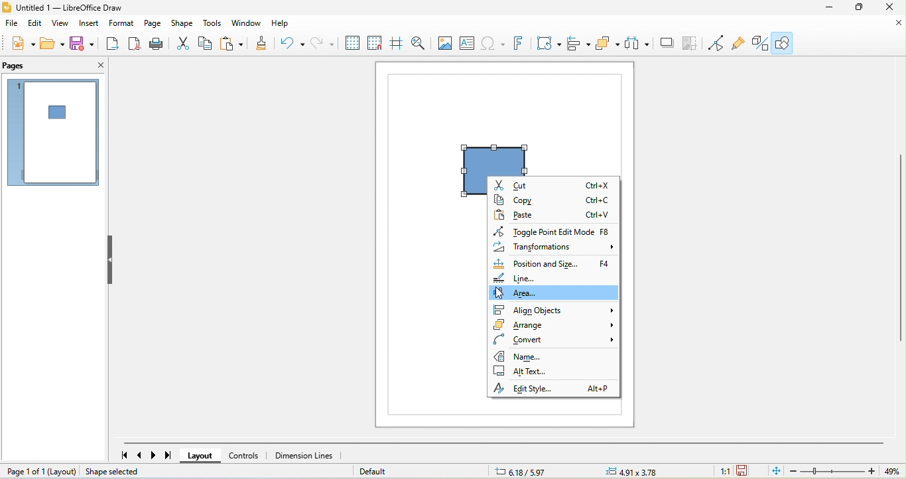  What do you see at coordinates (32, 66) in the screenshot?
I see `pages` at bounding box center [32, 66].